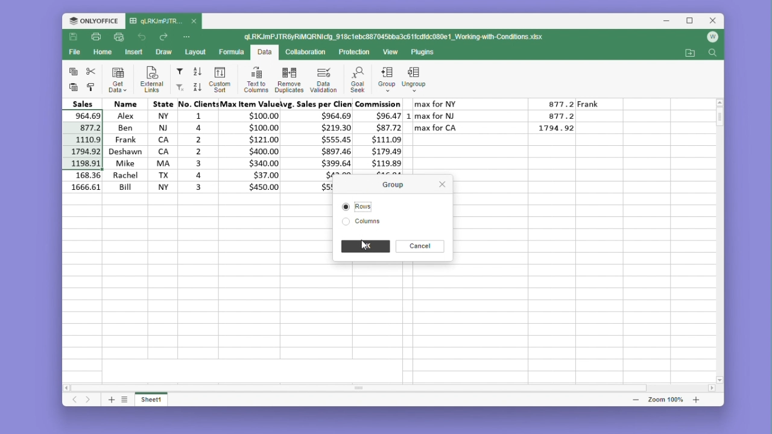 The image size is (772, 434). What do you see at coordinates (89, 400) in the screenshot?
I see `next sheet` at bounding box center [89, 400].